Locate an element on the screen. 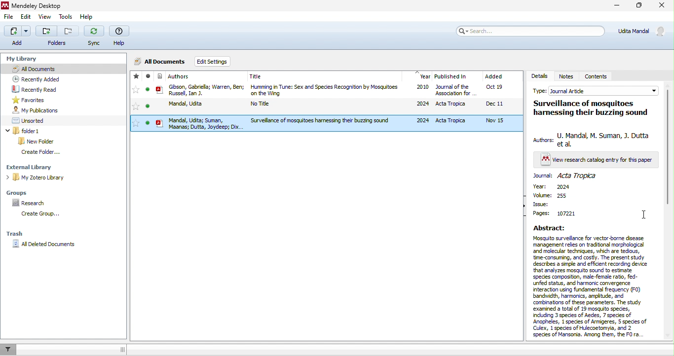  1 Authors: Us Mandal, M. Suman, J. Dutta
etal is located at coordinates (593, 140).